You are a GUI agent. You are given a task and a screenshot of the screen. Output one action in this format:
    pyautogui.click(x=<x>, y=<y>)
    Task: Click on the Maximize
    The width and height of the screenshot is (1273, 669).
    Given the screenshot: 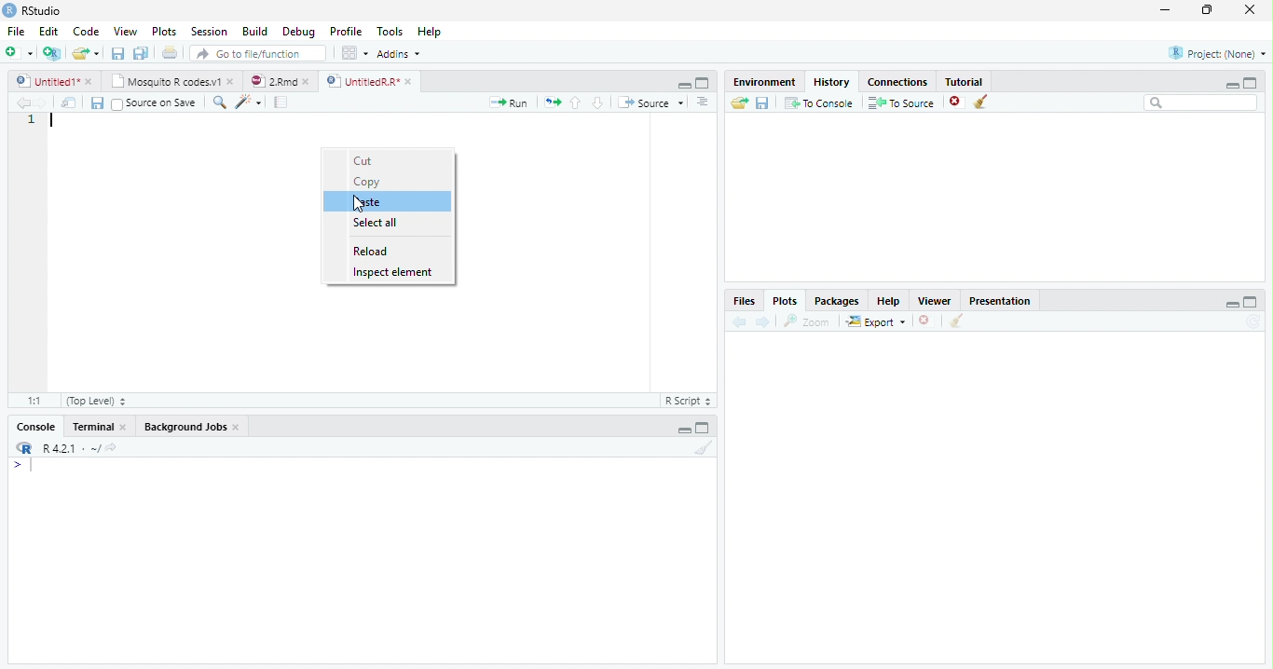 What is the action you would take?
    pyautogui.click(x=1251, y=303)
    